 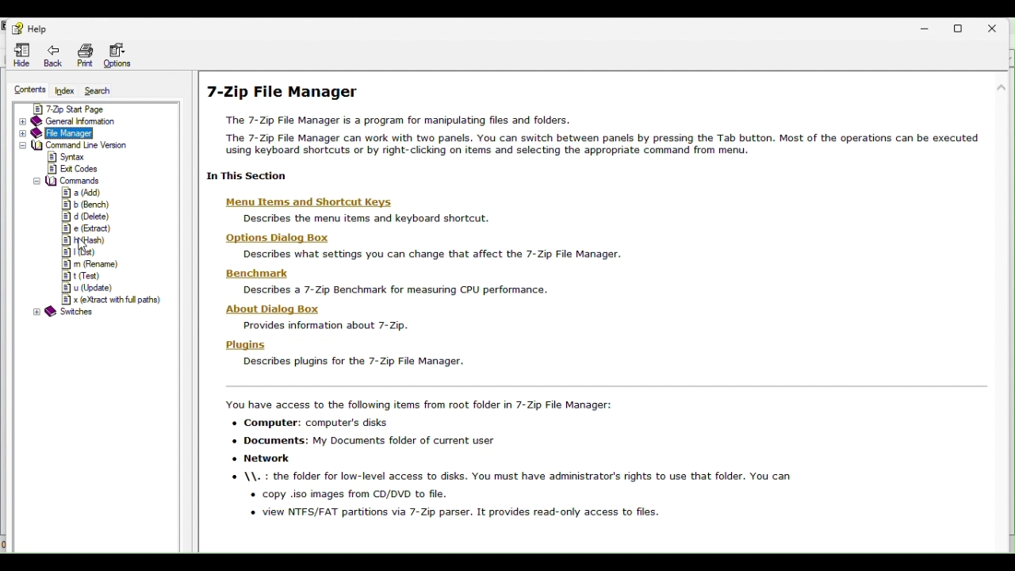 I want to click on print, so click(x=87, y=53).